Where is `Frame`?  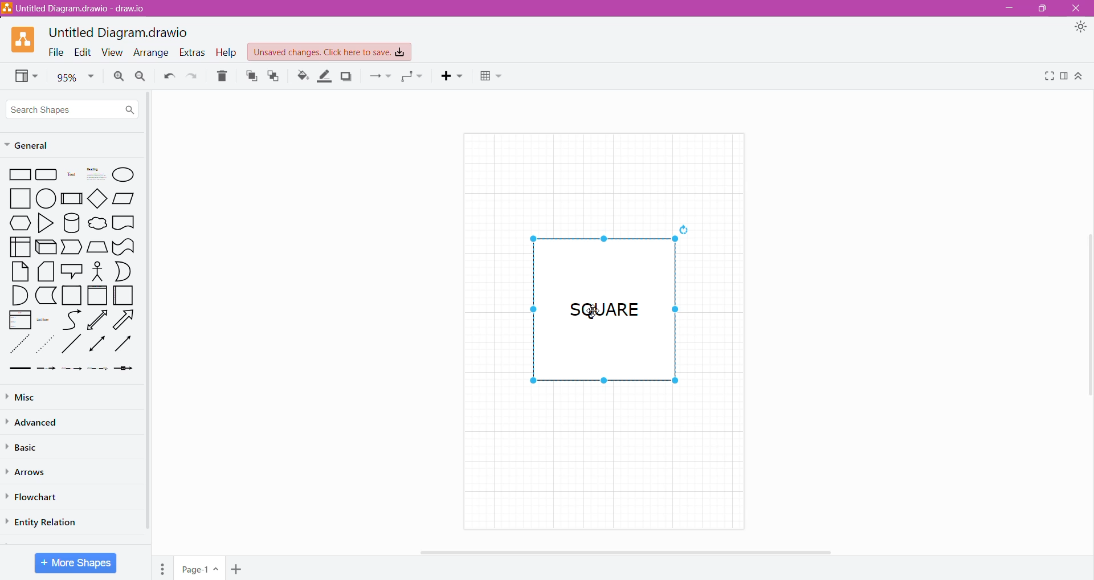 Frame is located at coordinates (98, 295).